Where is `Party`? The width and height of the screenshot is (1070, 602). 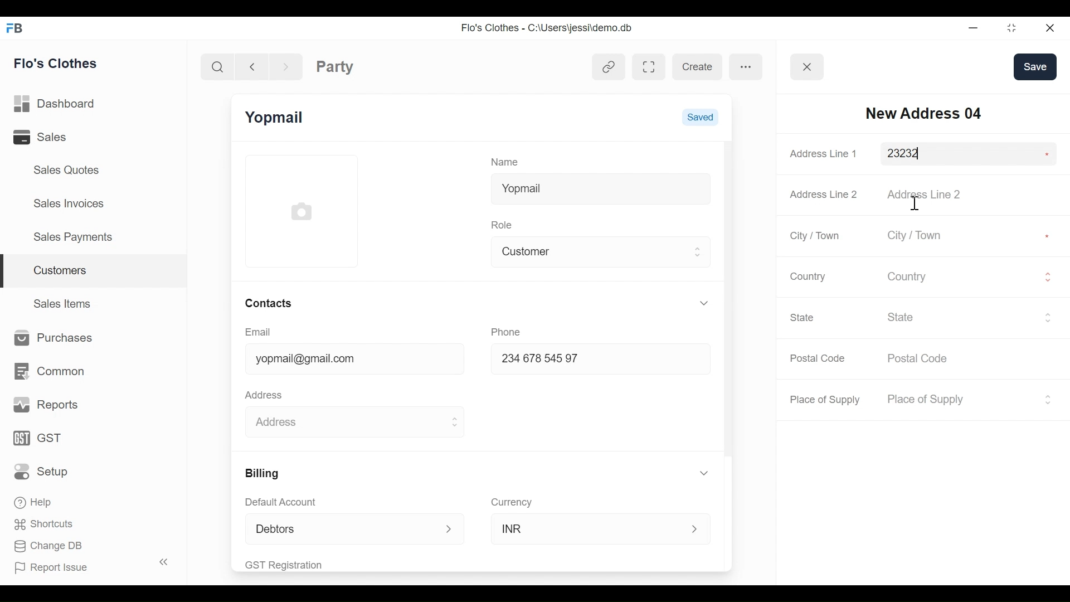
Party is located at coordinates (335, 66).